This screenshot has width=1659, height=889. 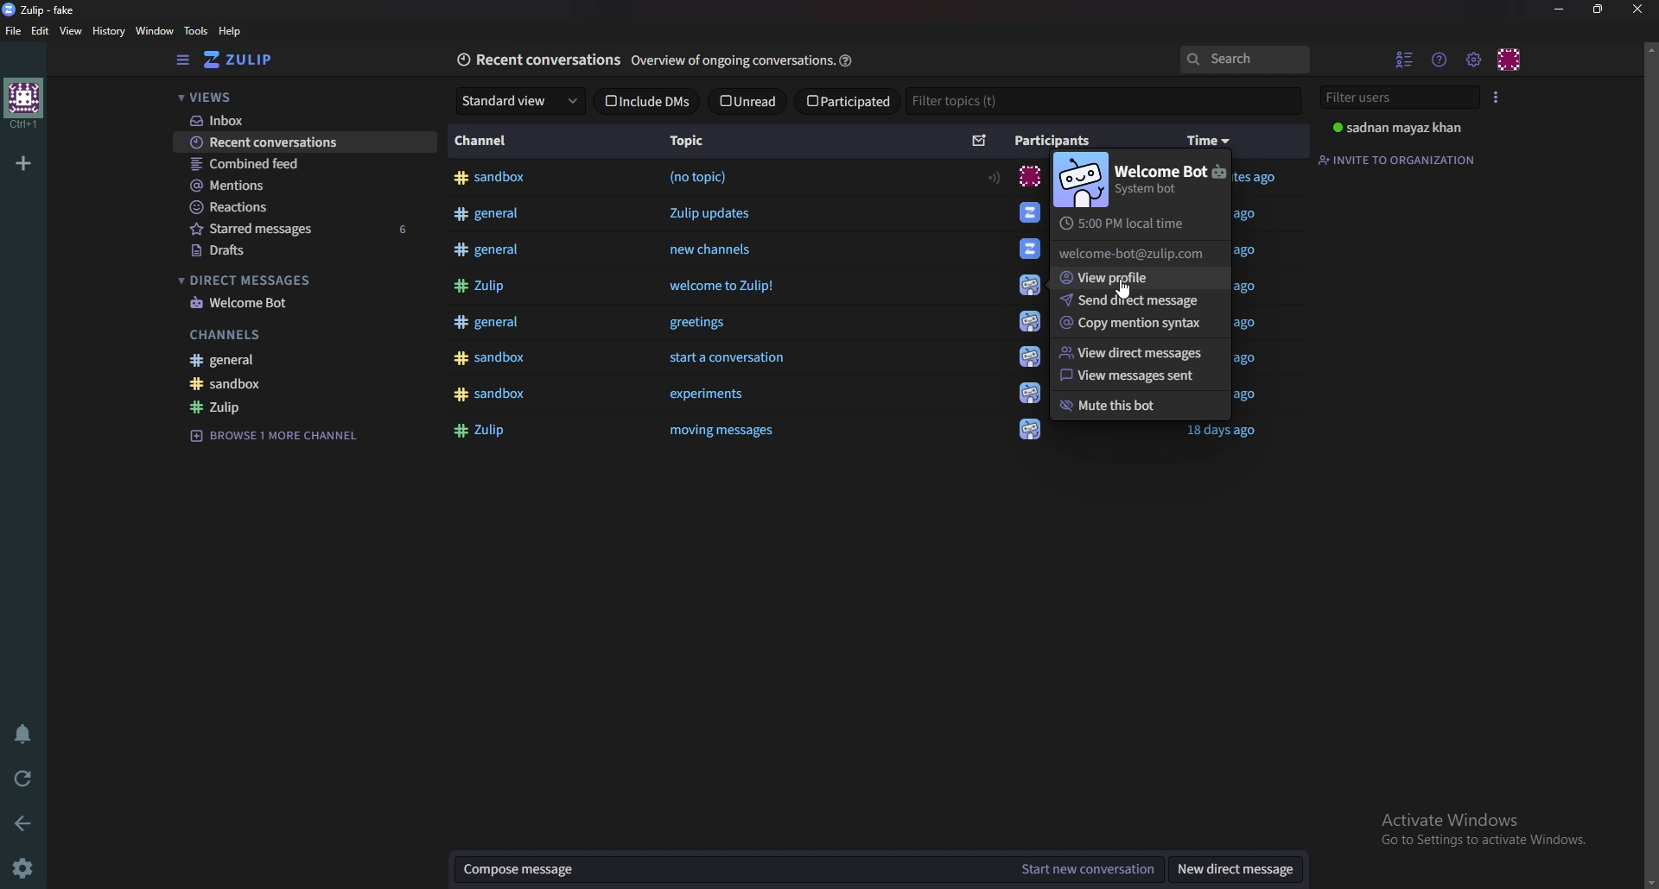 I want to click on main menu, so click(x=1474, y=56).